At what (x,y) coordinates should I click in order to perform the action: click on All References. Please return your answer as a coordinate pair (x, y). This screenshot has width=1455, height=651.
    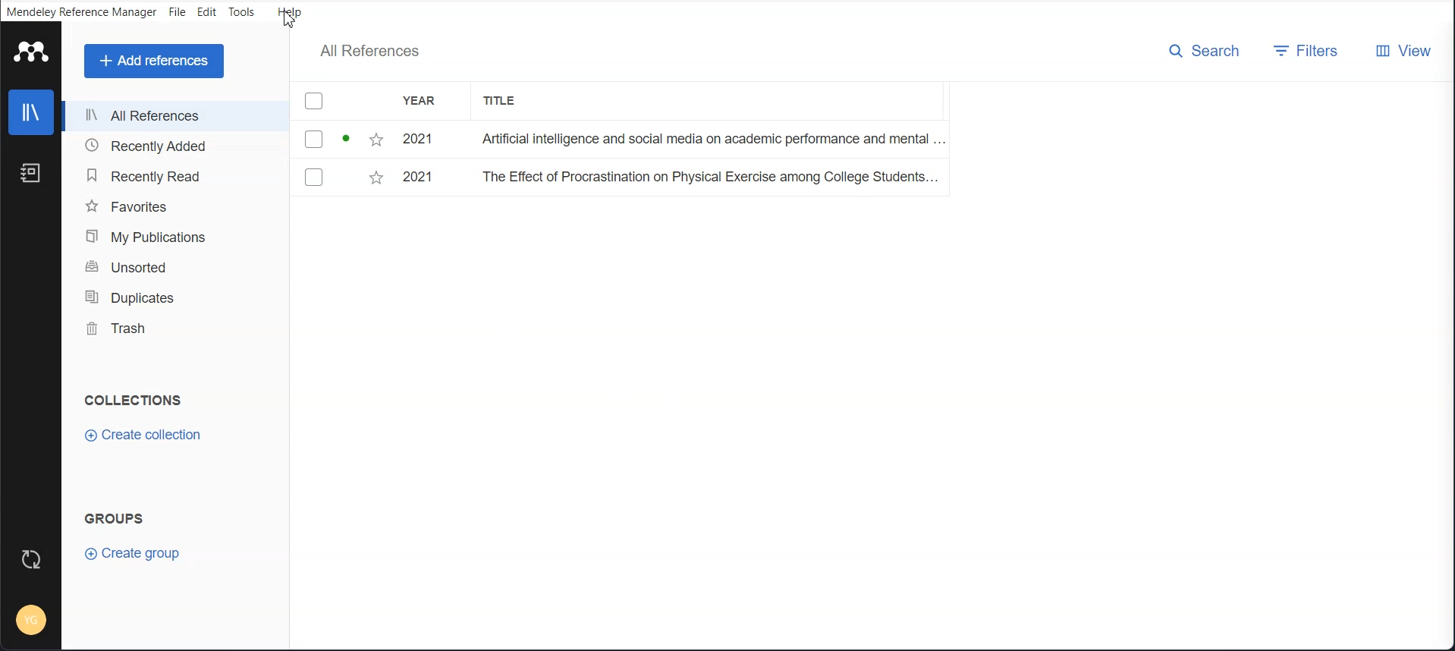
    Looking at the image, I should click on (168, 116).